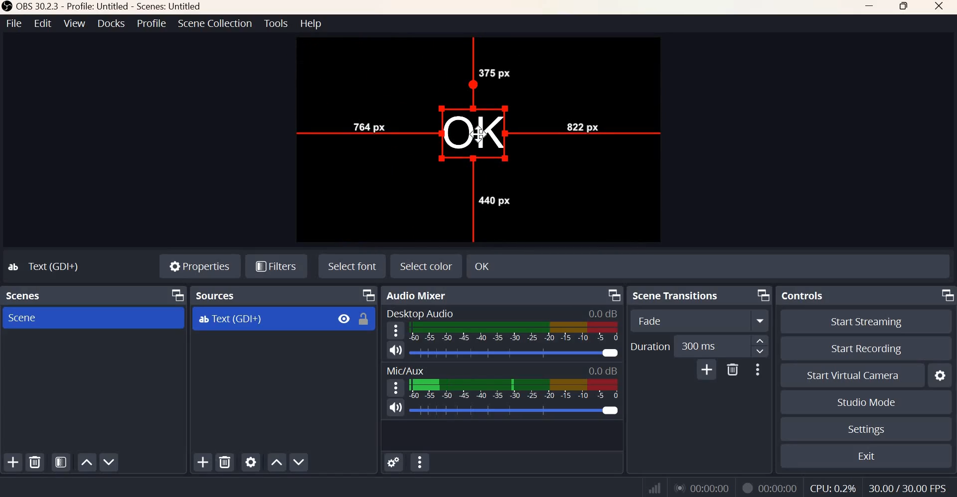 This screenshot has width=957, height=497. I want to click on Add source(s), so click(204, 463).